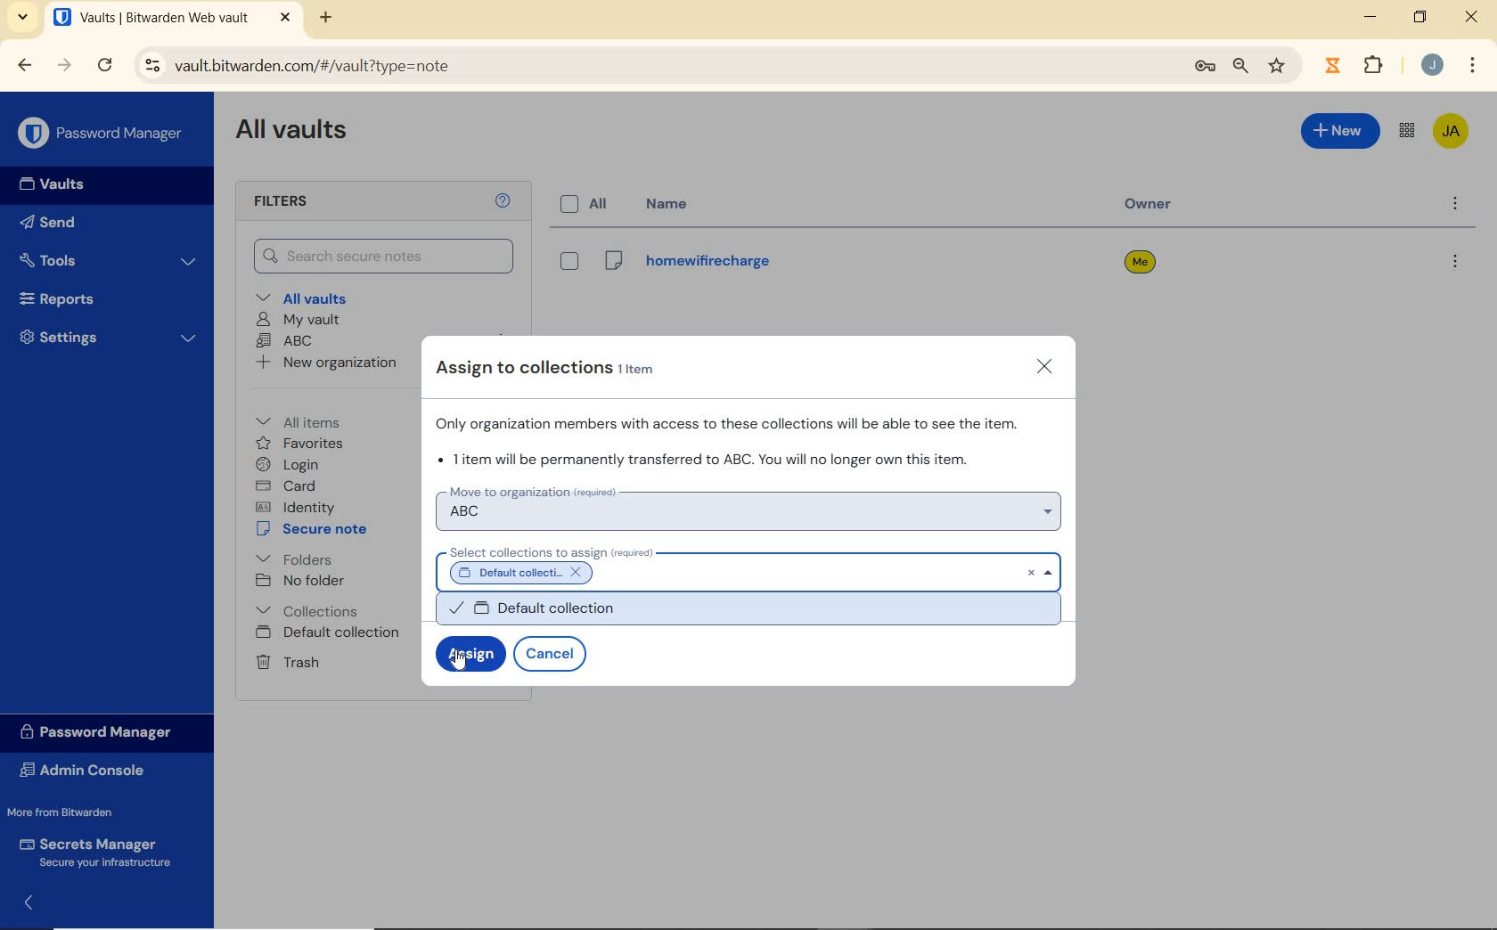  What do you see at coordinates (106, 337) in the screenshot?
I see `Settings` at bounding box center [106, 337].